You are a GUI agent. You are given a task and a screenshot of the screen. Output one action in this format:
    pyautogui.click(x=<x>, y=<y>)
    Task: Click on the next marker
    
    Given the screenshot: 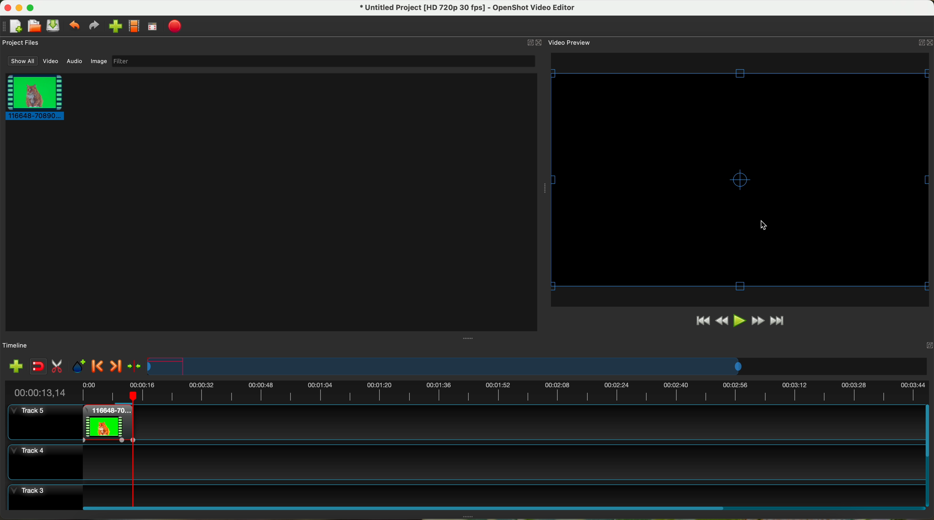 What is the action you would take?
    pyautogui.click(x=117, y=367)
    